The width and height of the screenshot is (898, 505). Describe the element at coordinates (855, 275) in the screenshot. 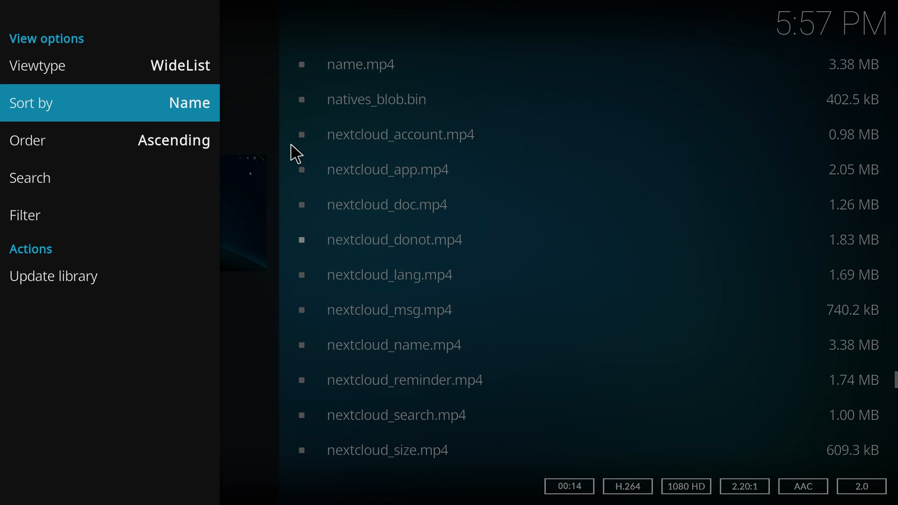

I see `size` at that location.